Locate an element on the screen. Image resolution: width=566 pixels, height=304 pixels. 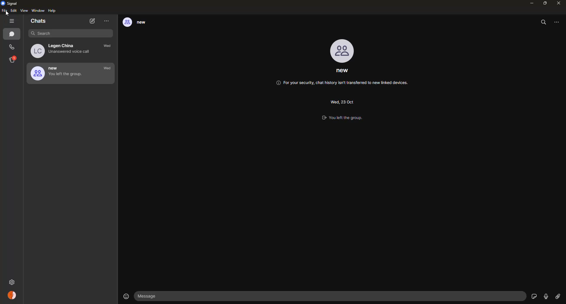
Legen China is located at coordinates (63, 51).